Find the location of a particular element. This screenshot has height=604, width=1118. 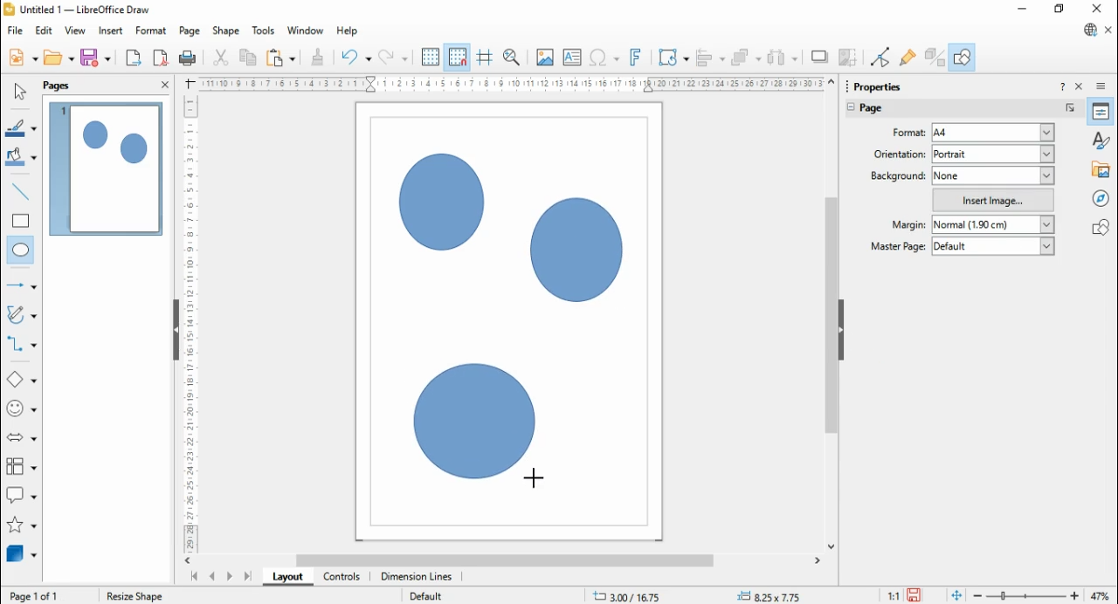

close document is located at coordinates (1109, 31).